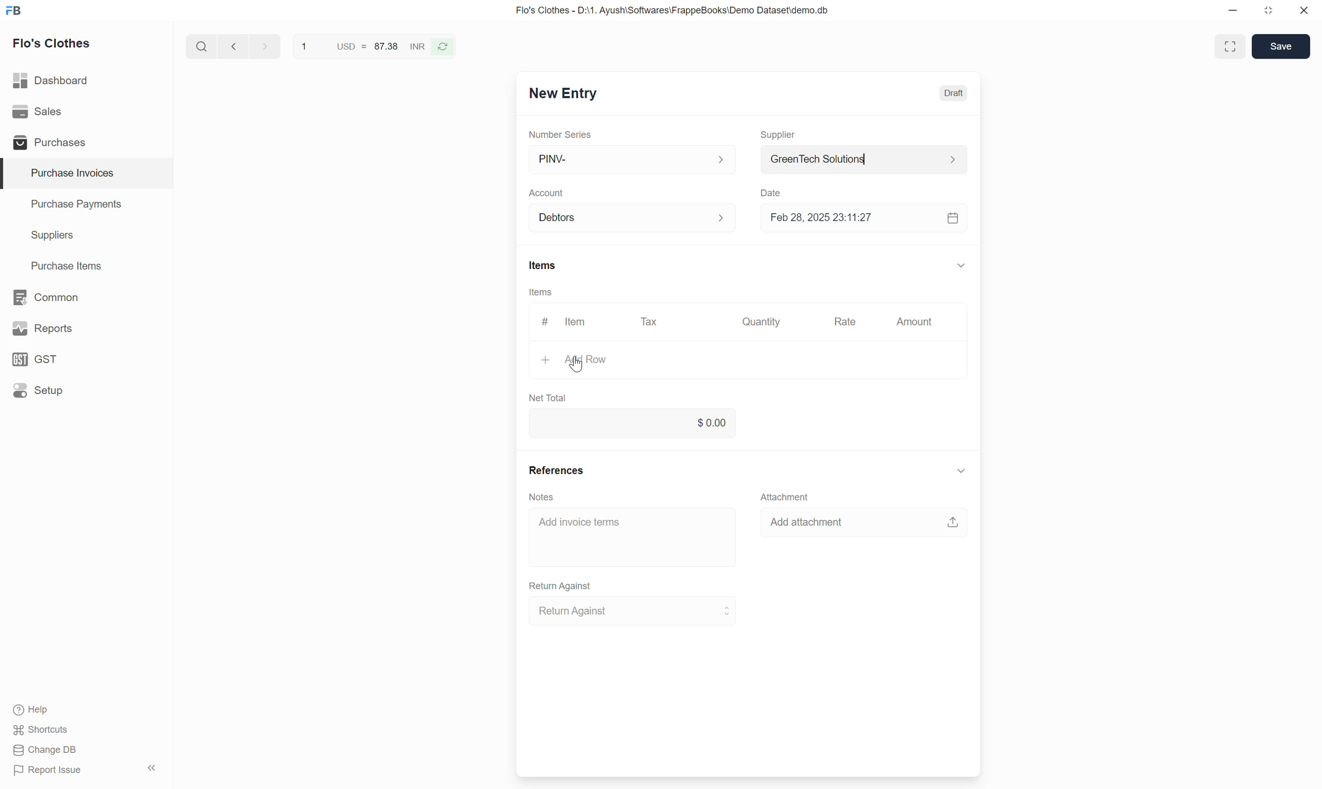 This screenshot has width=1322, height=789. Describe the element at coordinates (85, 390) in the screenshot. I see `Setup` at that location.